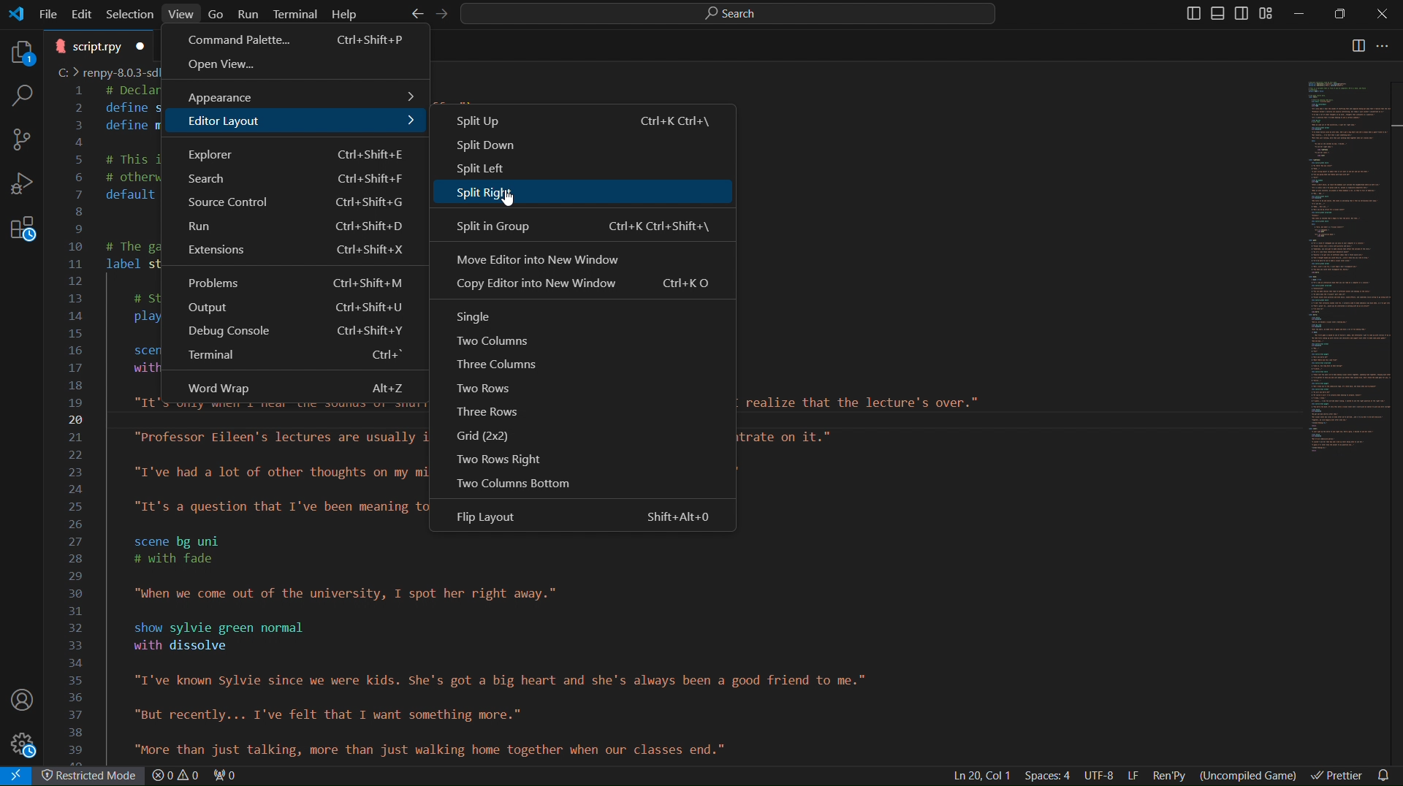 The height and width of the screenshot is (786, 1403). I want to click on Word Wrap   alt+Z, so click(293, 385).